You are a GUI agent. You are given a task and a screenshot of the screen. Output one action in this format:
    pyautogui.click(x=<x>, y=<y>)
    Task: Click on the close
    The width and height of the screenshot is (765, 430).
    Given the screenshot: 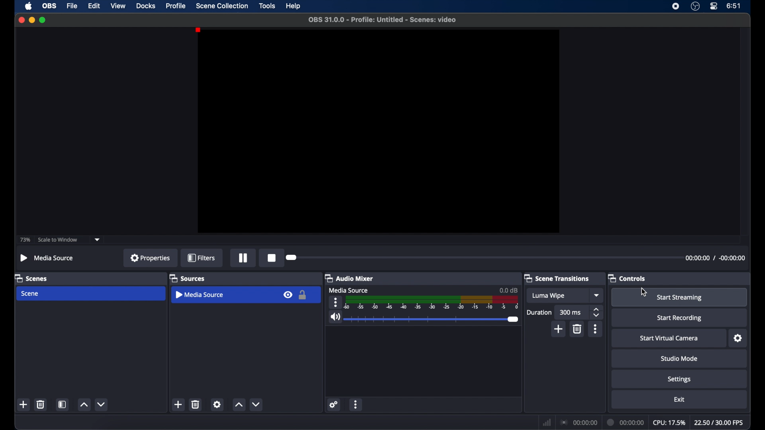 What is the action you would take?
    pyautogui.click(x=21, y=20)
    